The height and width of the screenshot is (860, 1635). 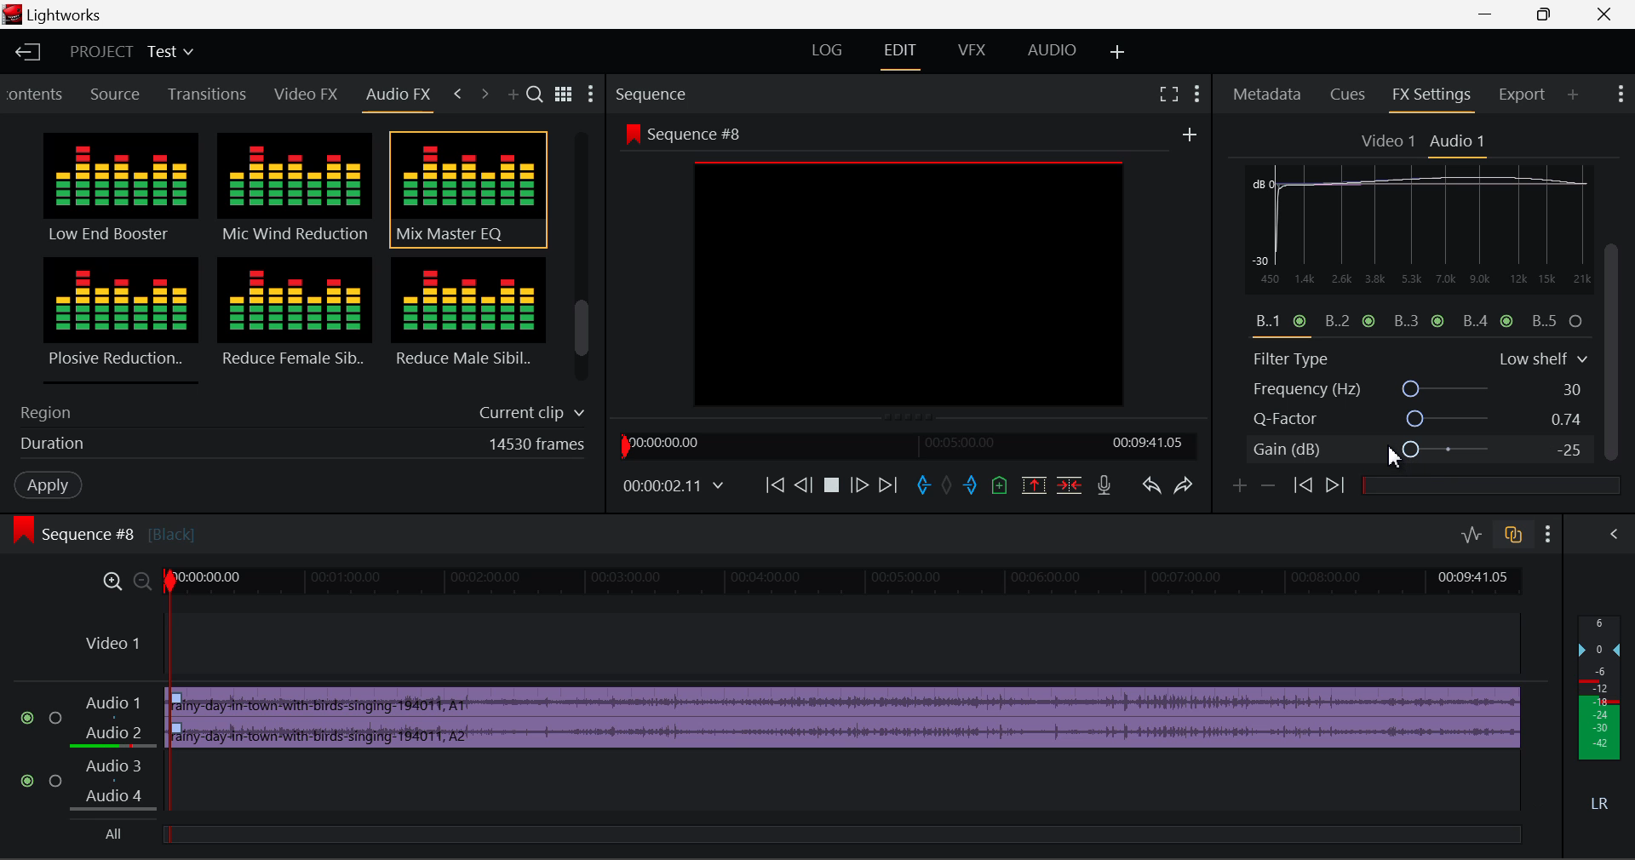 I want to click on Export, so click(x=1523, y=95).